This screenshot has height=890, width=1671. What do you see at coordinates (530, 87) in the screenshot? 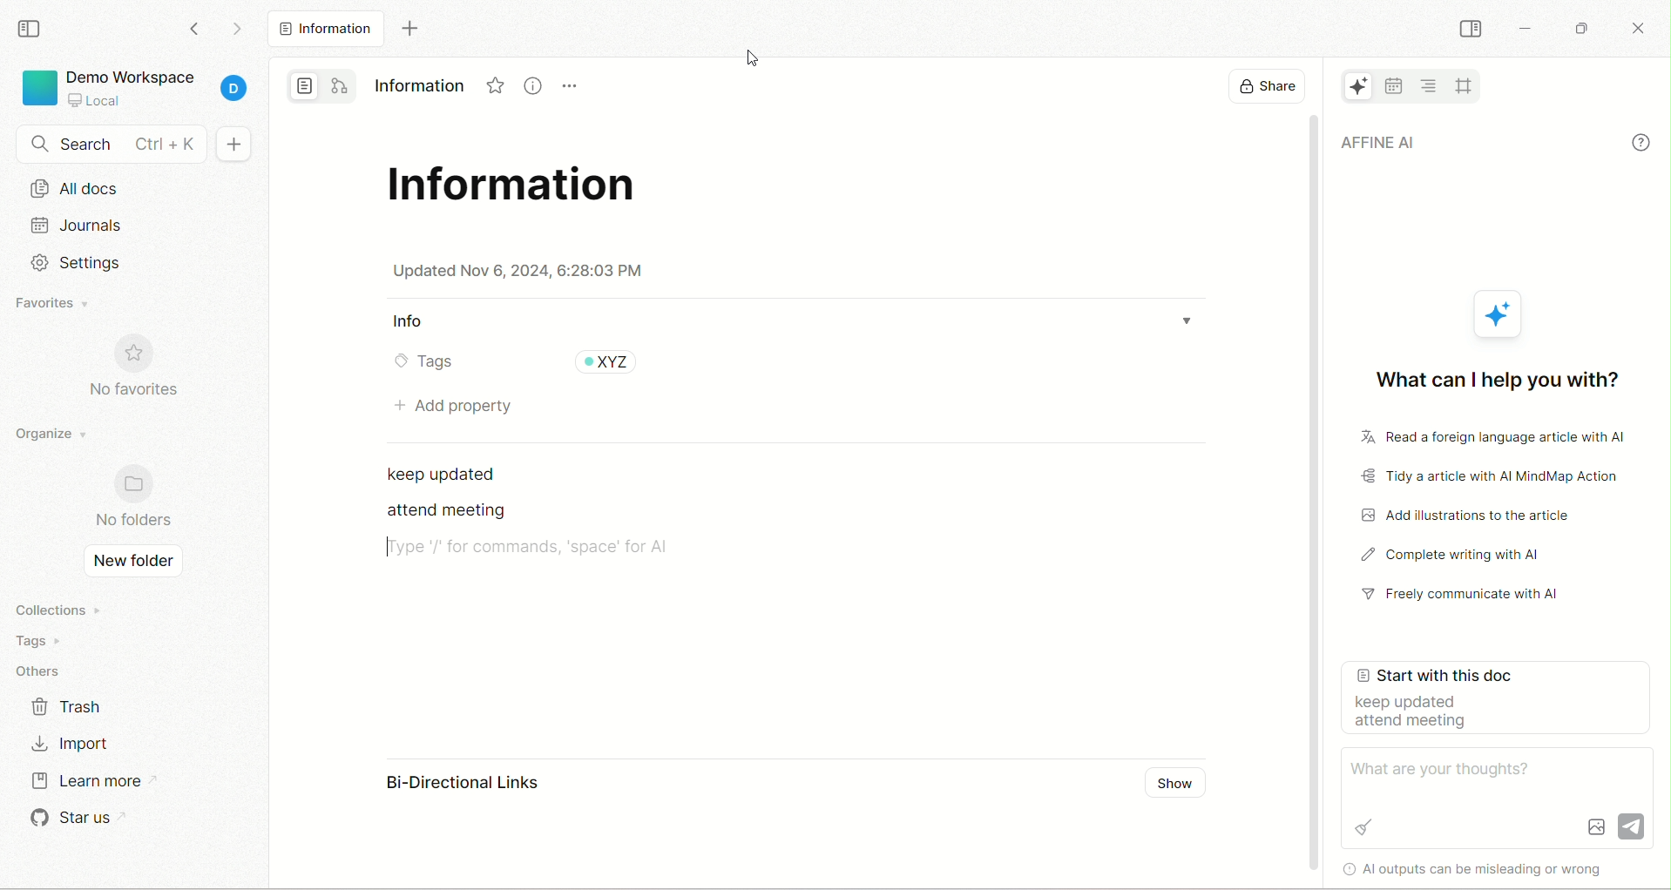
I see `Information icon` at bounding box center [530, 87].